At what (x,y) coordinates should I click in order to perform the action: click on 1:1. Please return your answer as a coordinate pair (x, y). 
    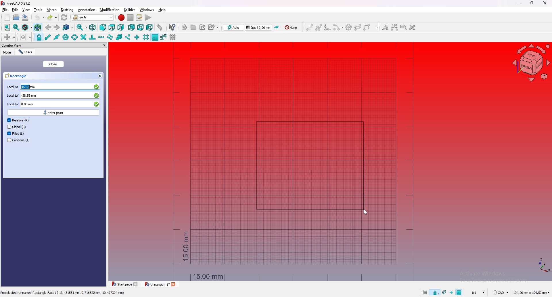
    Looking at the image, I should click on (479, 292).